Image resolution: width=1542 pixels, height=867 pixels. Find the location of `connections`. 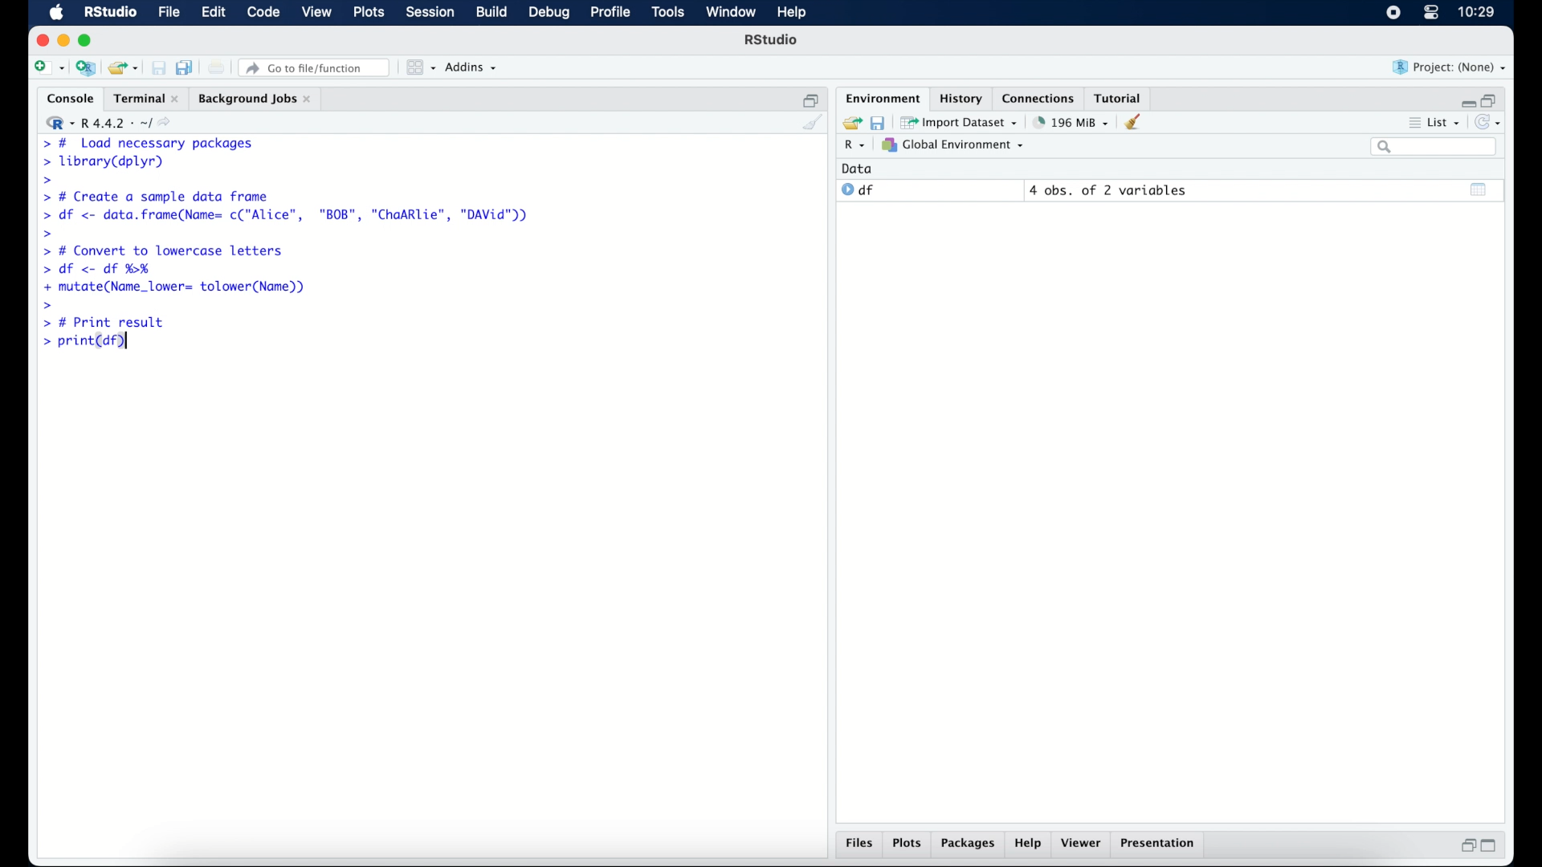

connections is located at coordinates (1040, 97).